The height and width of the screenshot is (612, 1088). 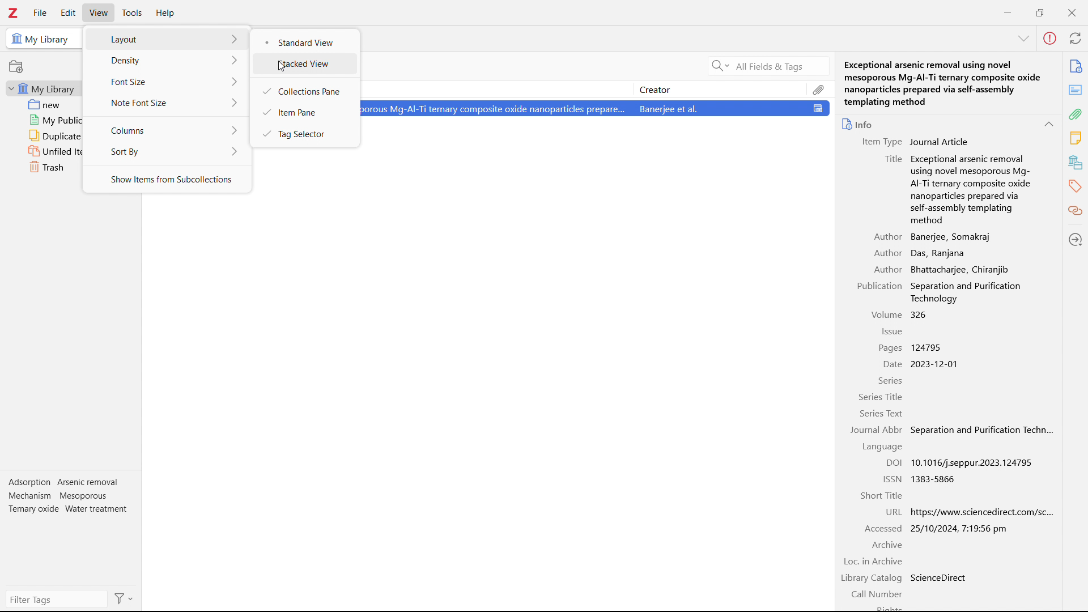 I want to click on DOI, so click(x=892, y=463).